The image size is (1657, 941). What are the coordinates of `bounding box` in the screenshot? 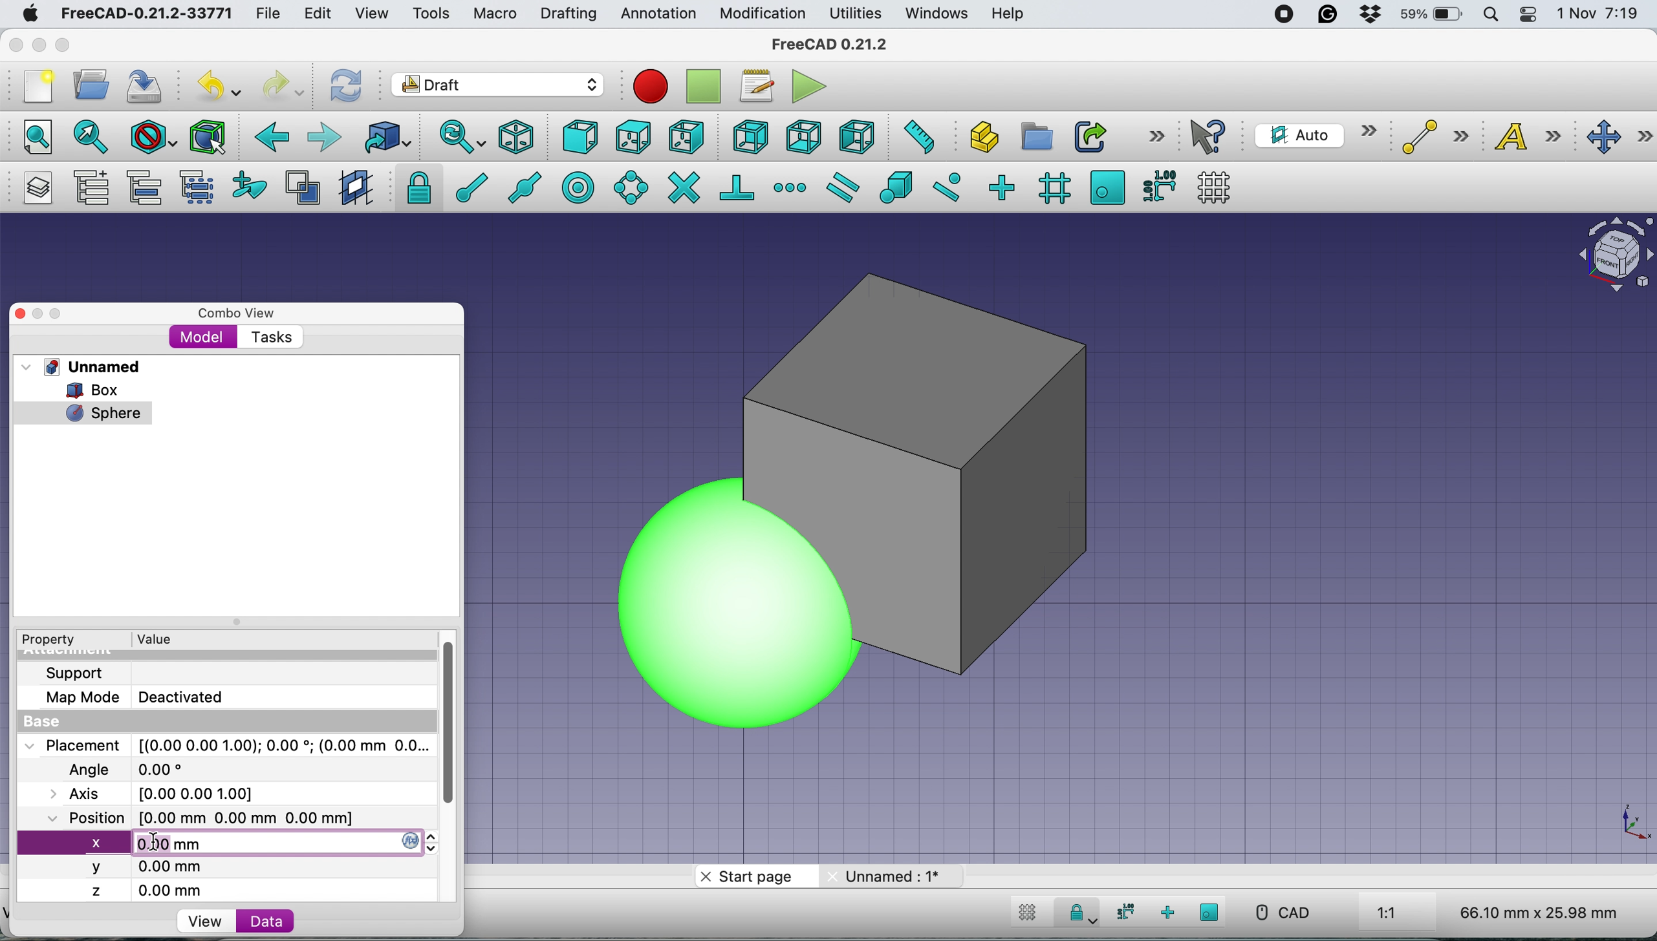 It's located at (206, 137).